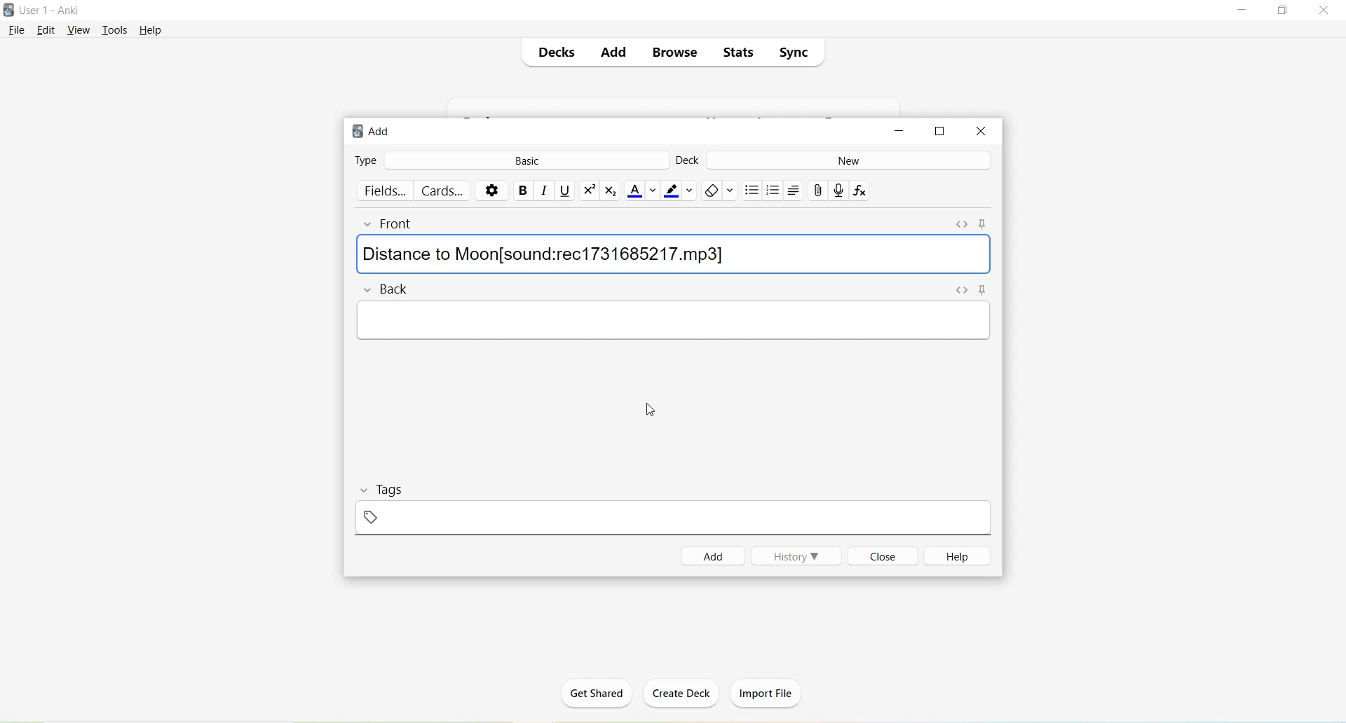 This screenshot has width=1346, height=723. What do you see at coordinates (988, 291) in the screenshot?
I see `Toggle Sticky` at bounding box center [988, 291].